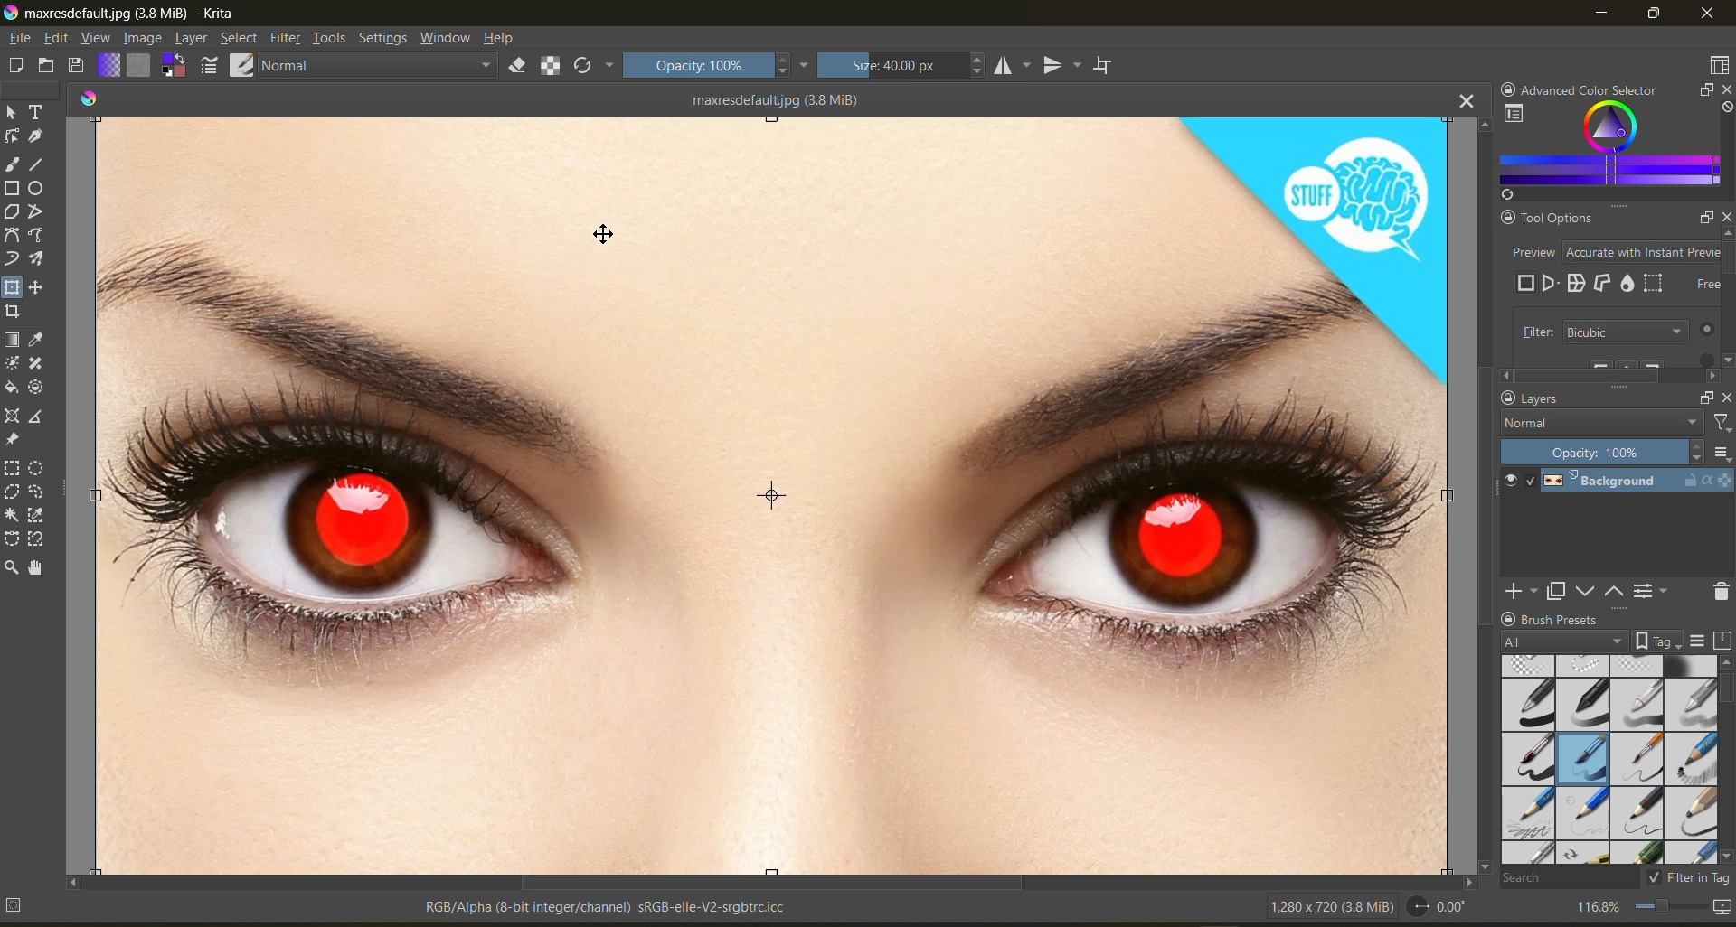 The image size is (1736, 927). What do you see at coordinates (38, 516) in the screenshot?
I see `tool` at bounding box center [38, 516].